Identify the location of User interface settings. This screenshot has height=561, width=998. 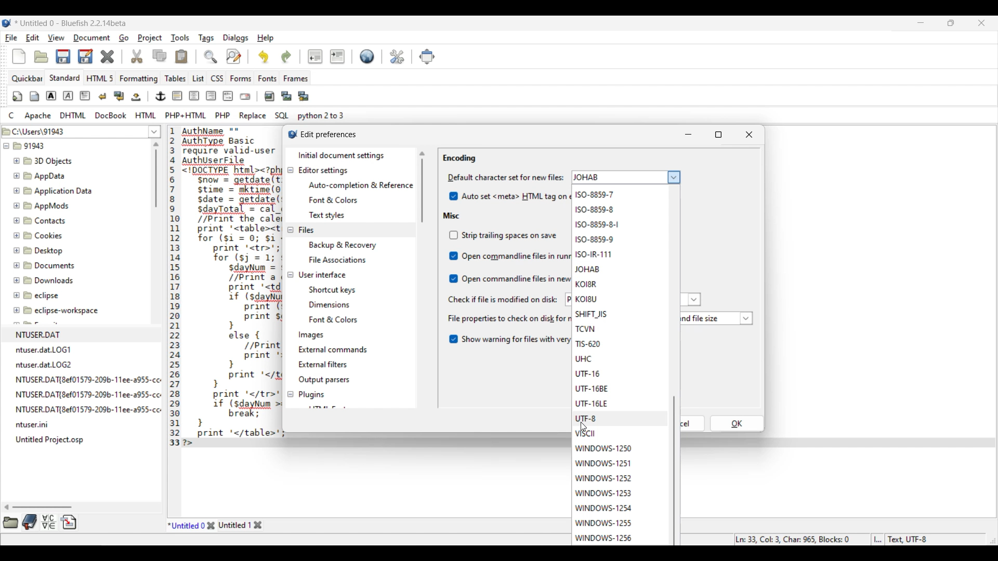
(322, 275).